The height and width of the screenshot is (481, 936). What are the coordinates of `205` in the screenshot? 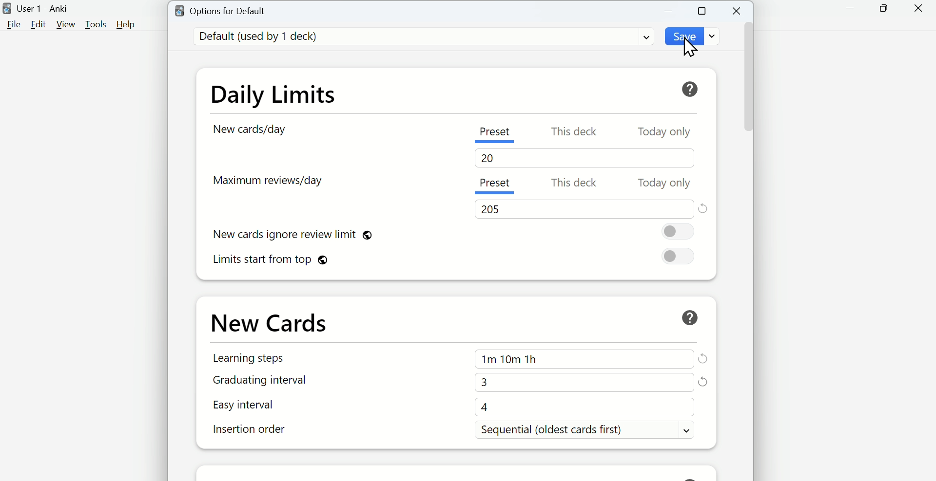 It's located at (497, 208).